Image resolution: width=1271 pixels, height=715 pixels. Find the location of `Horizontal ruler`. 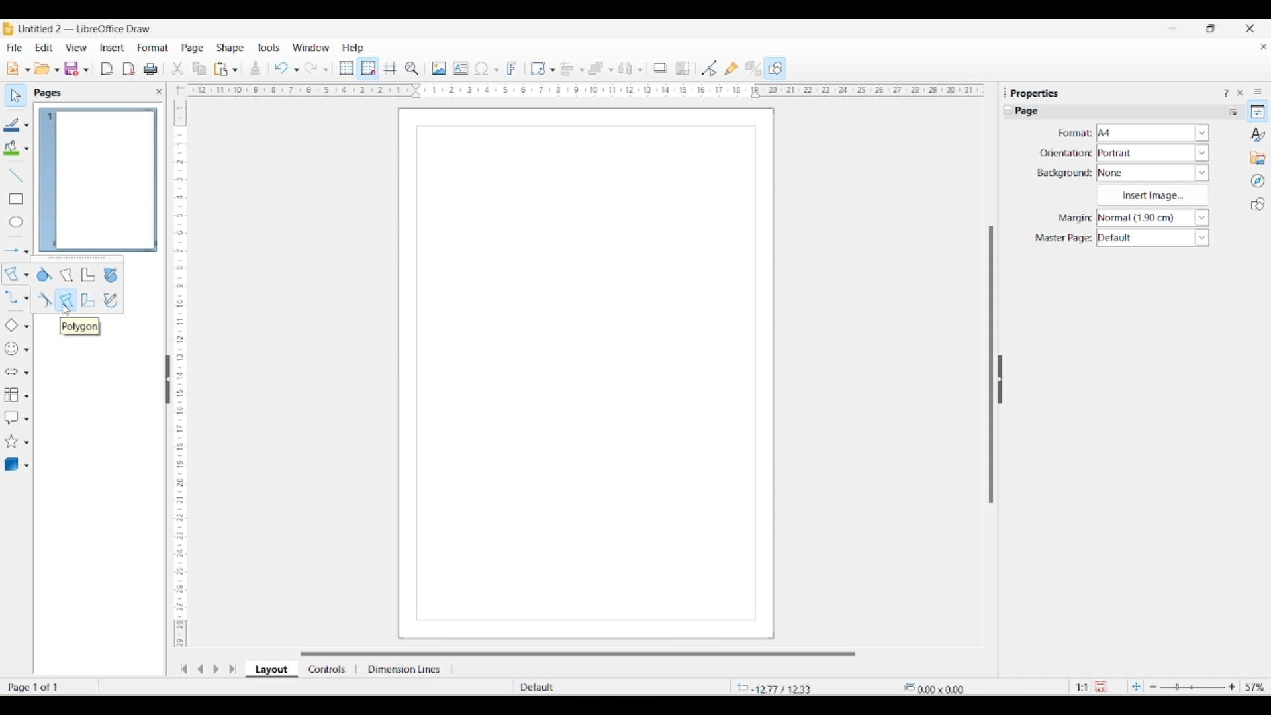

Horizontal ruler is located at coordinates (581, 90).